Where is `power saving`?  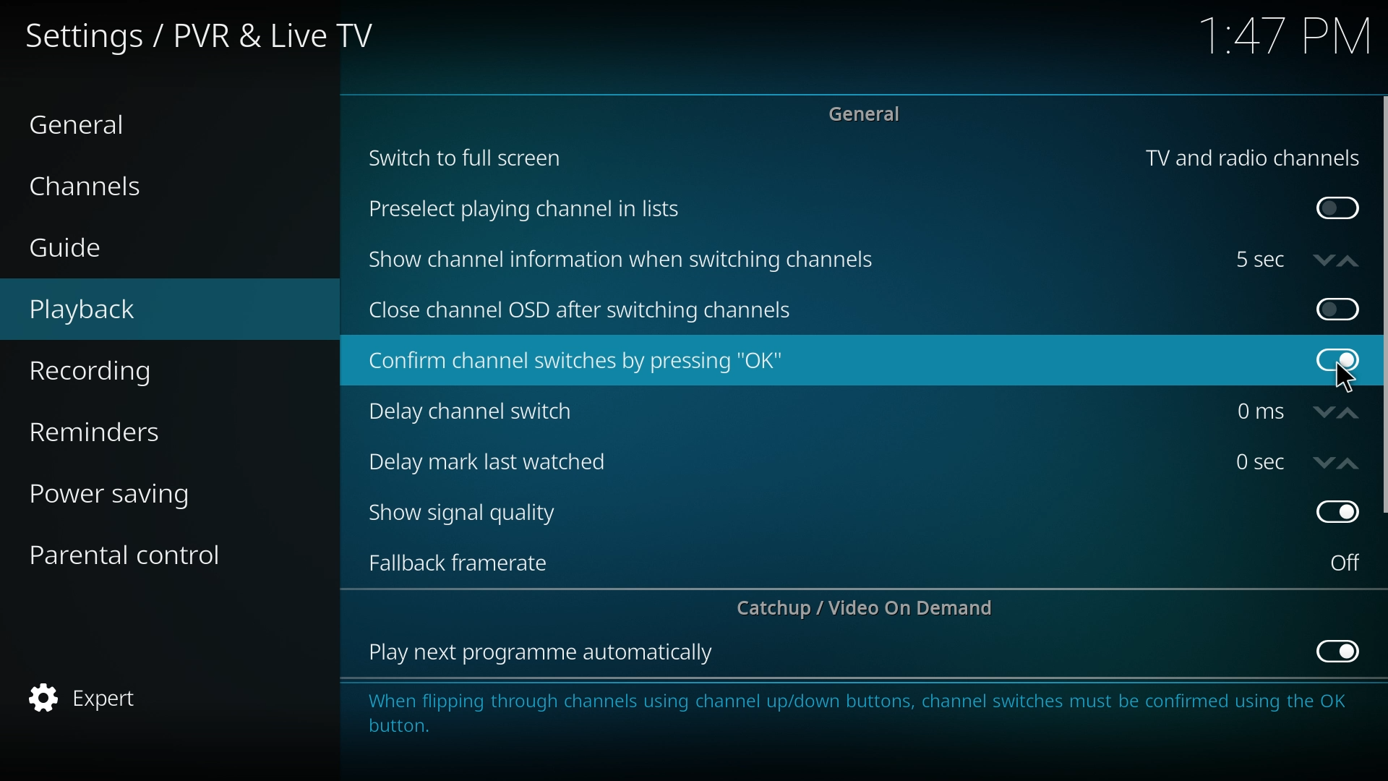 power saving is located at coordinates (133, 492).